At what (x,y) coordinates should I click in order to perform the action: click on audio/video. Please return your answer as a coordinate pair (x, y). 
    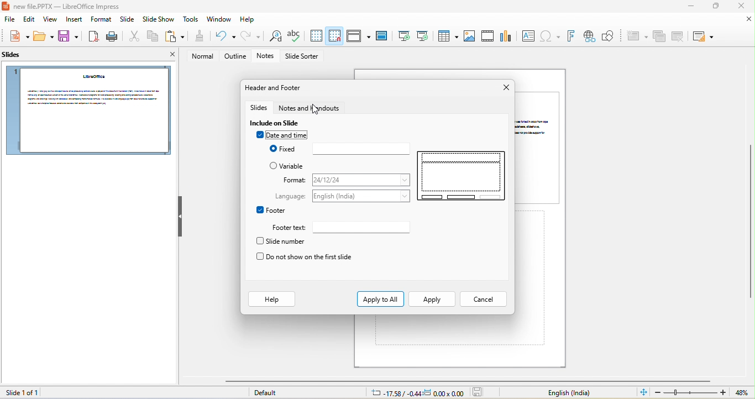
    Looking at the image, I should click on (489, 36).